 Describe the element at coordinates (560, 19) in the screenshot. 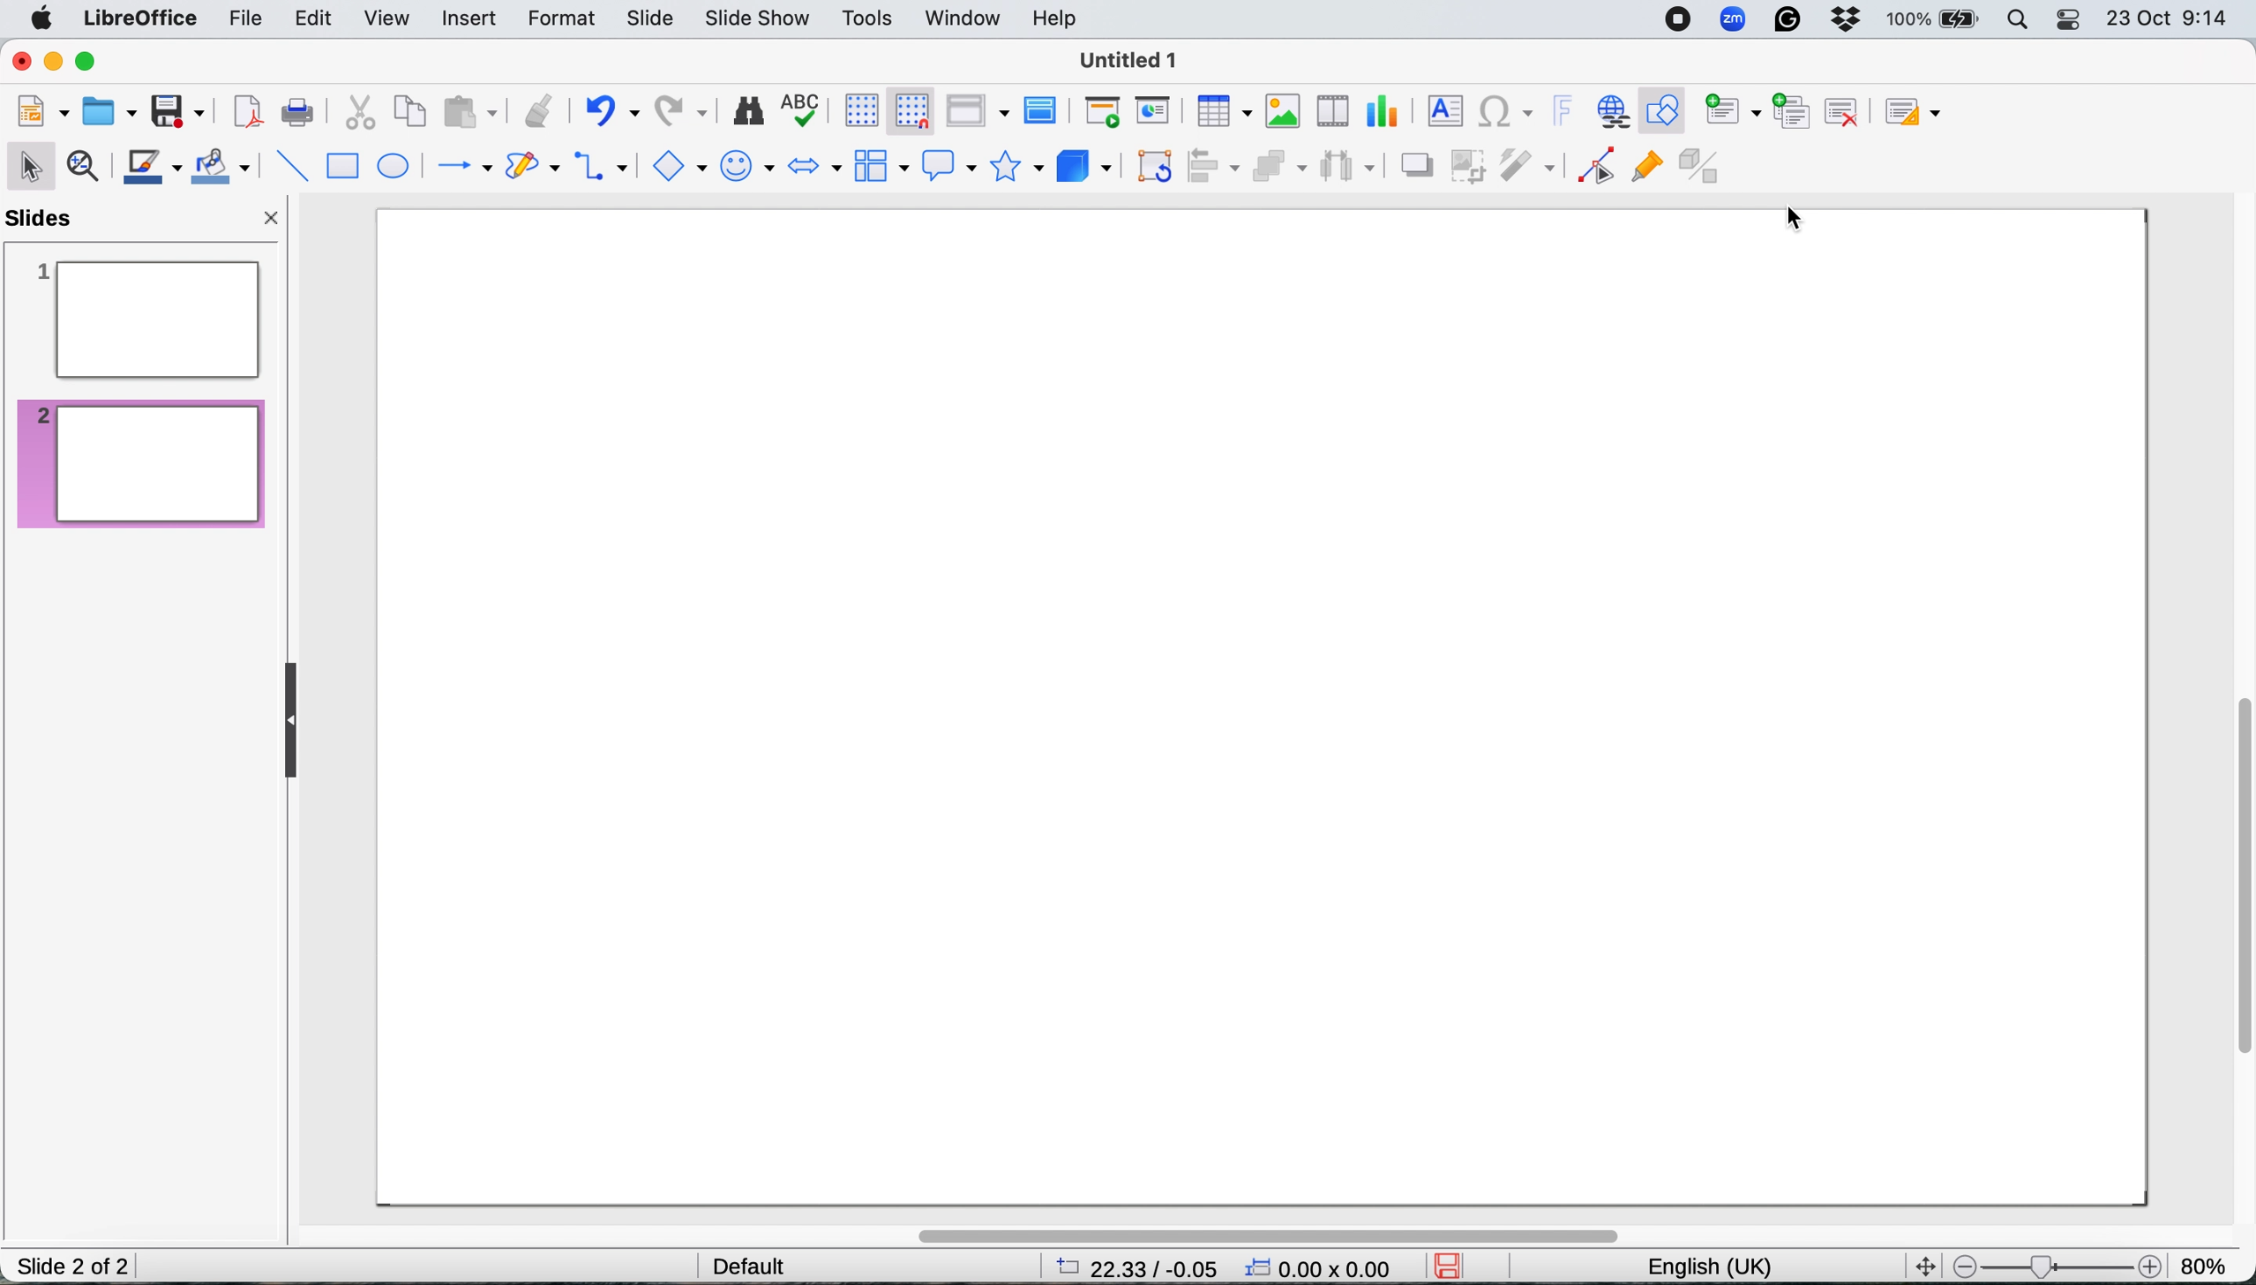

I see `format` at that location.